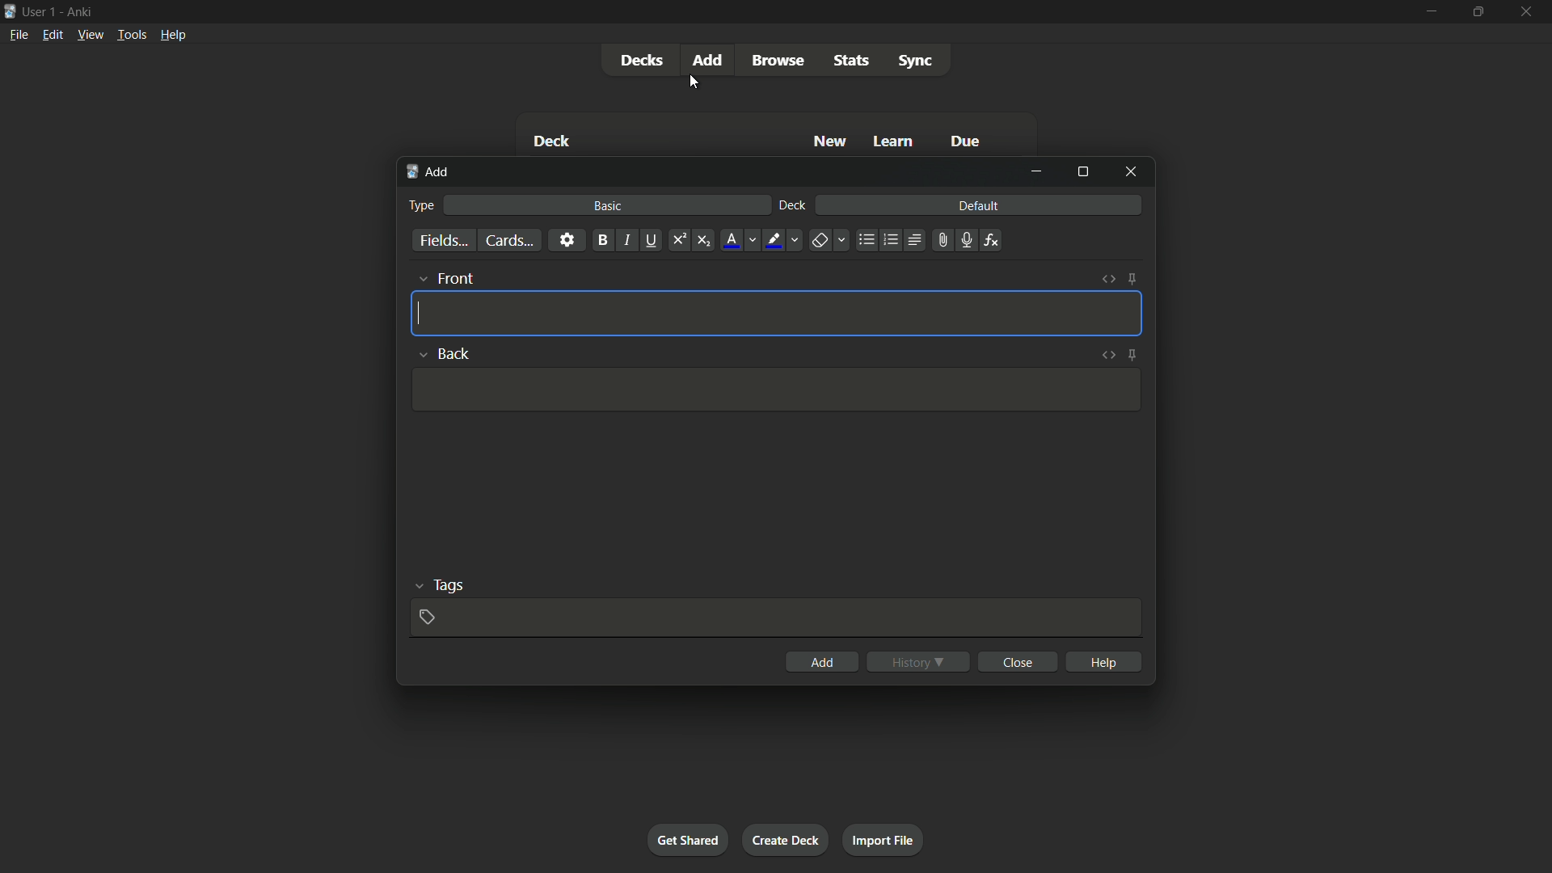  Describe the element at coordinates (778, 61) in the screenshot. I see `browse` at that location.